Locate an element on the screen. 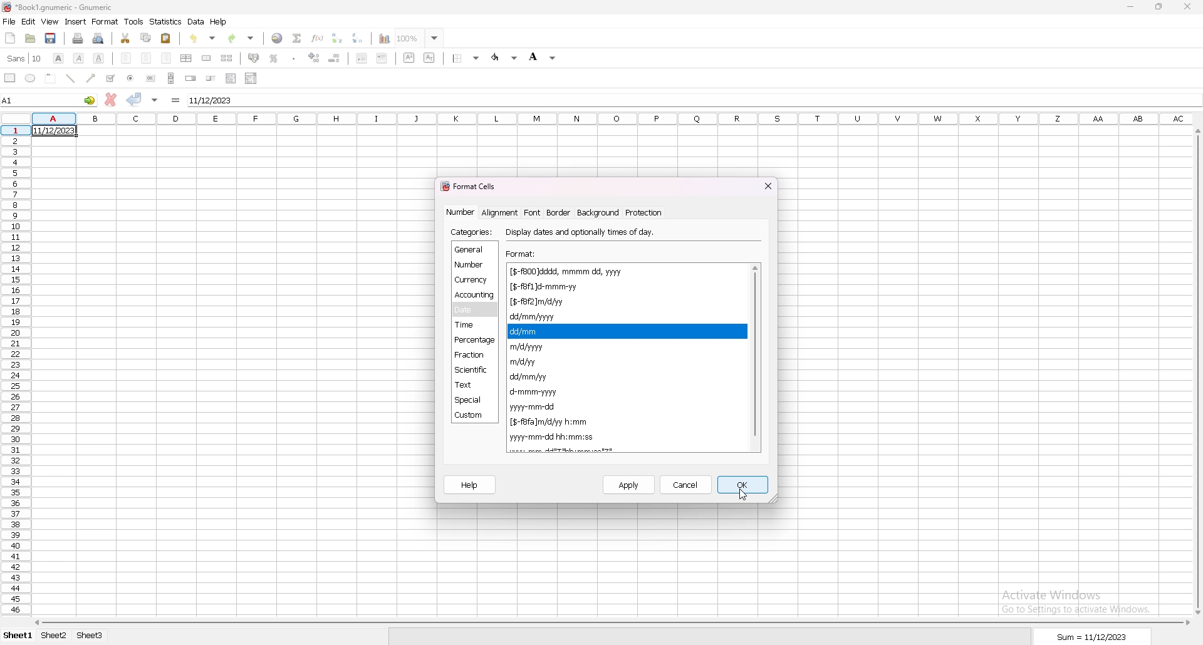  font is located at coordinates (26, 58).